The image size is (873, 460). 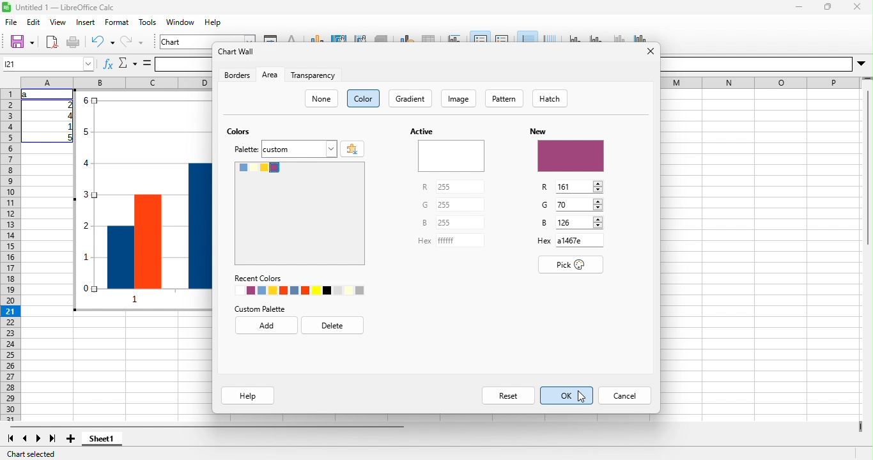 I want to click on Increase/Decrease G value, so click(x=598, y=204).